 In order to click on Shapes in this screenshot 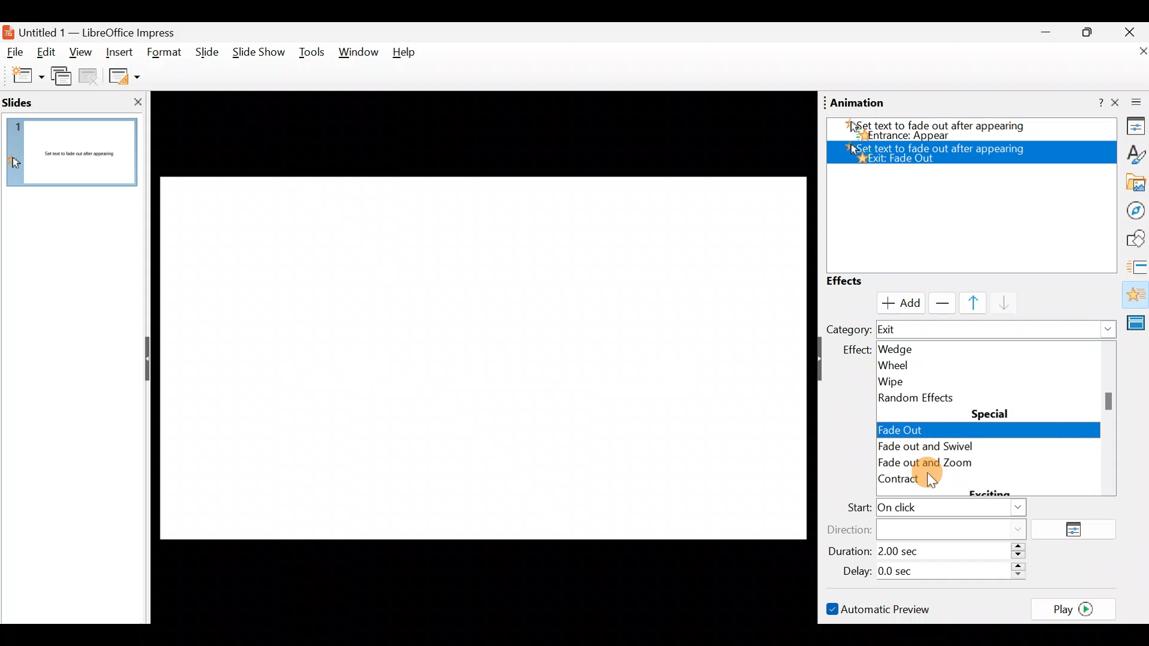, I will do `click(1134, 239)`.